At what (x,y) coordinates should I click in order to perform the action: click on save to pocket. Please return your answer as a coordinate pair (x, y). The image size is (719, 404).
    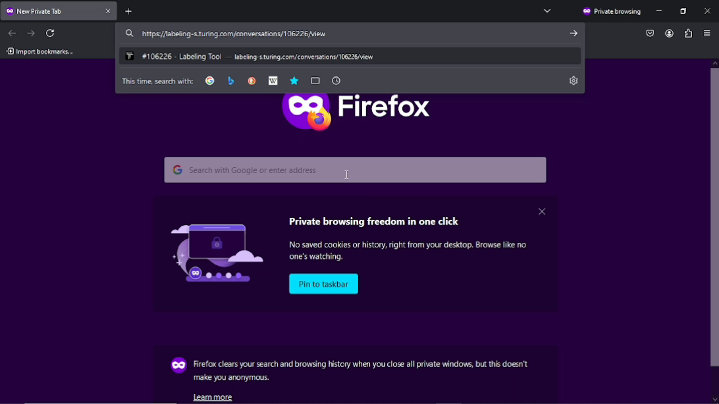
    Looking at the image, I should click on (650, 32).